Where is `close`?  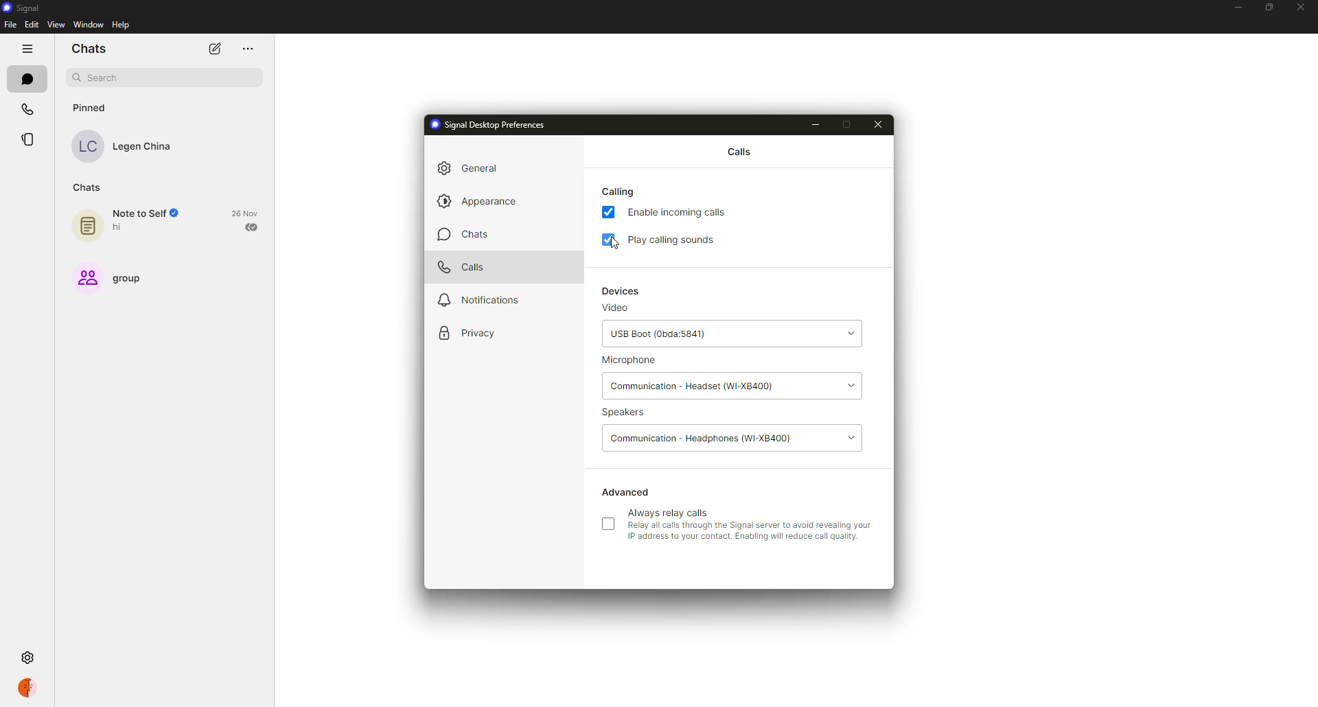 close is located at coordinates (1299, 8).